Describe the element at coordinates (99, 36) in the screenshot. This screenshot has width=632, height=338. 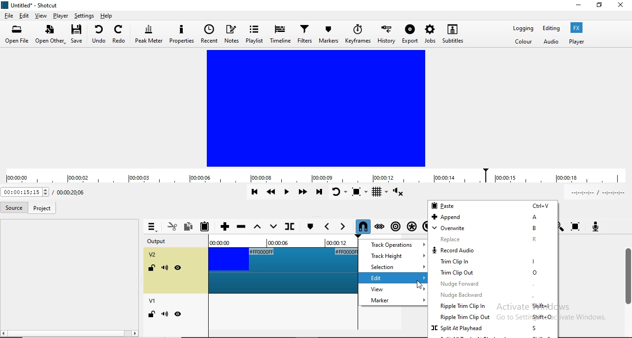
I see `undo` at that location.